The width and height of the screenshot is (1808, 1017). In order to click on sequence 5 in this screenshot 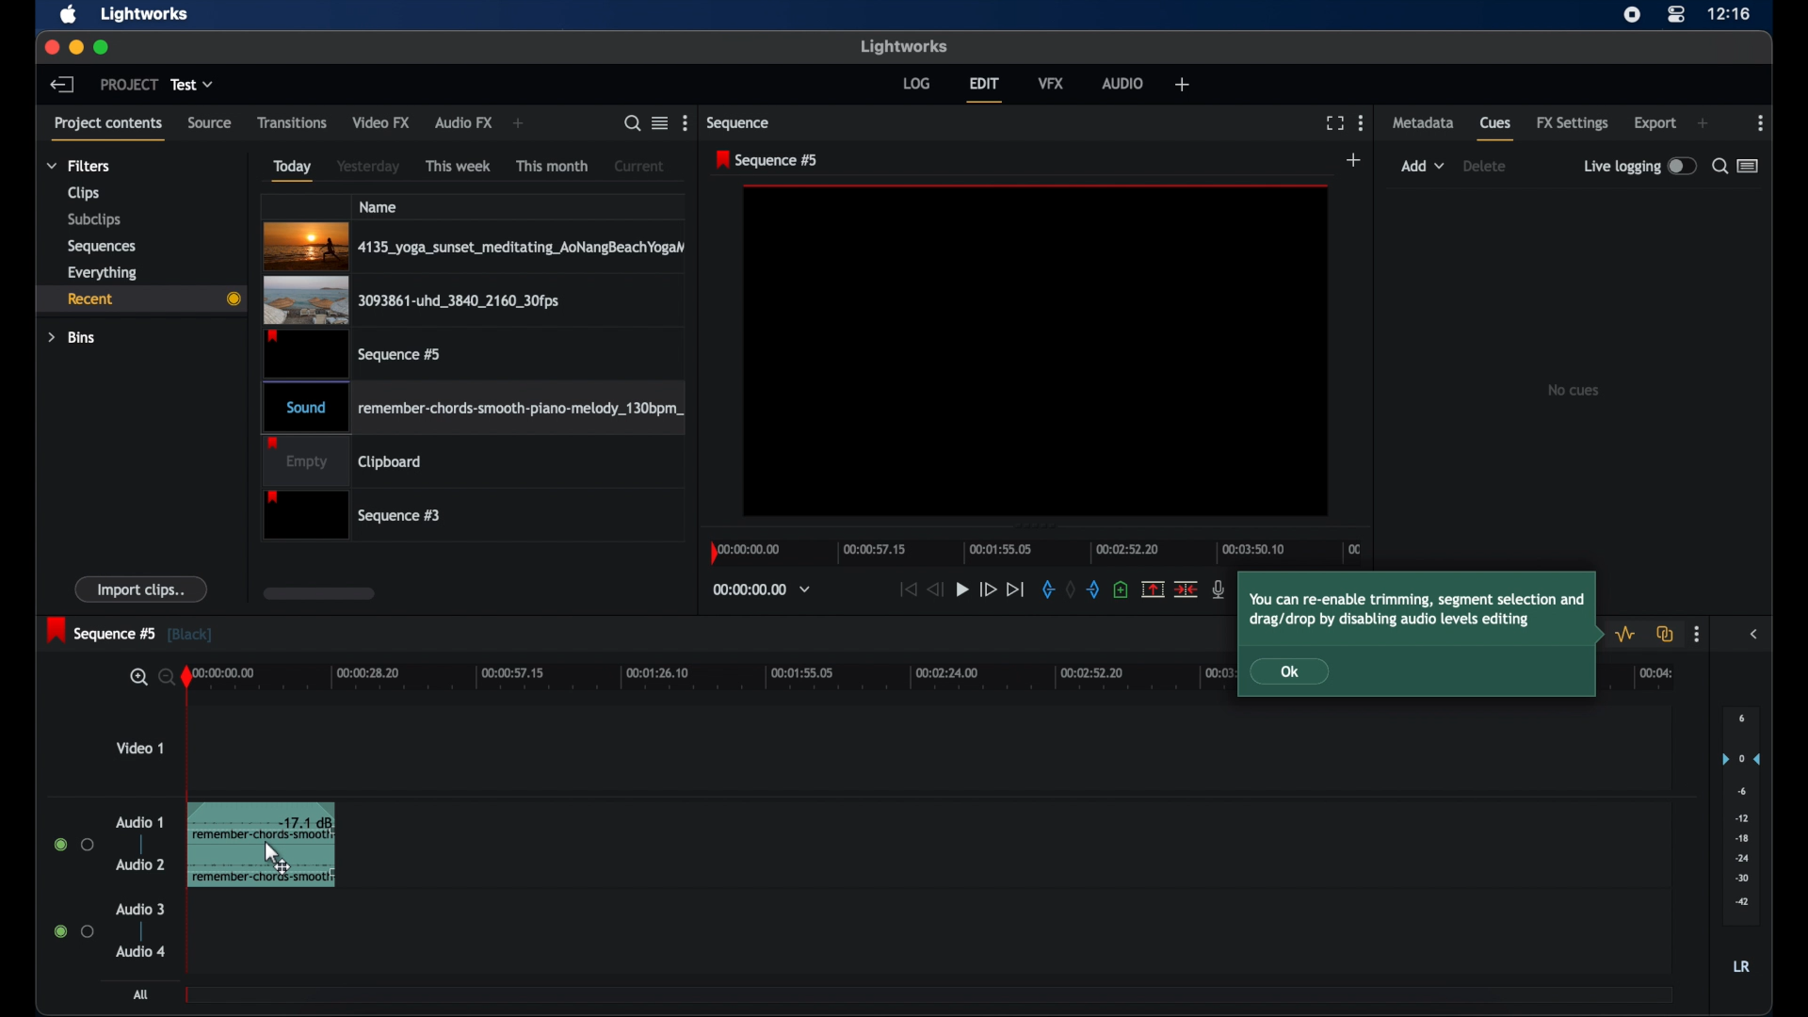, I will do `click(129, 631)`.